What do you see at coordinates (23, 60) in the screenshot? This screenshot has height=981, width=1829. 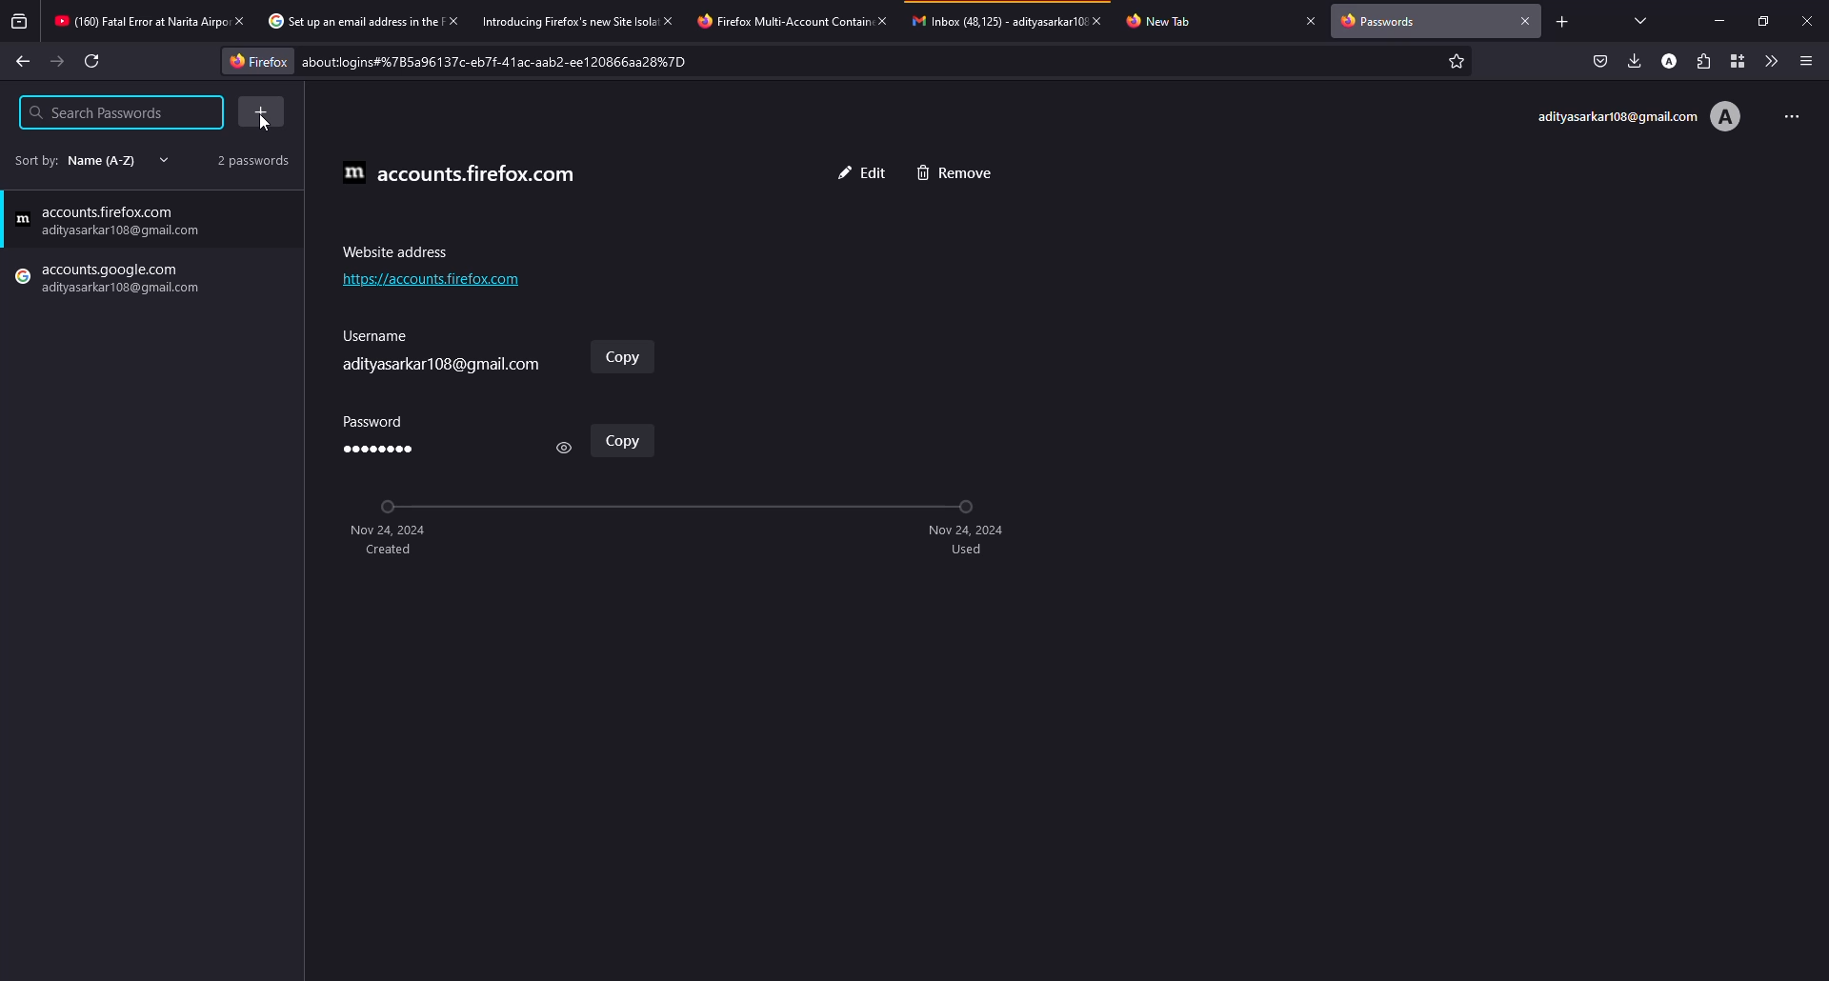 I see `back` at bounding box center [23, 60].